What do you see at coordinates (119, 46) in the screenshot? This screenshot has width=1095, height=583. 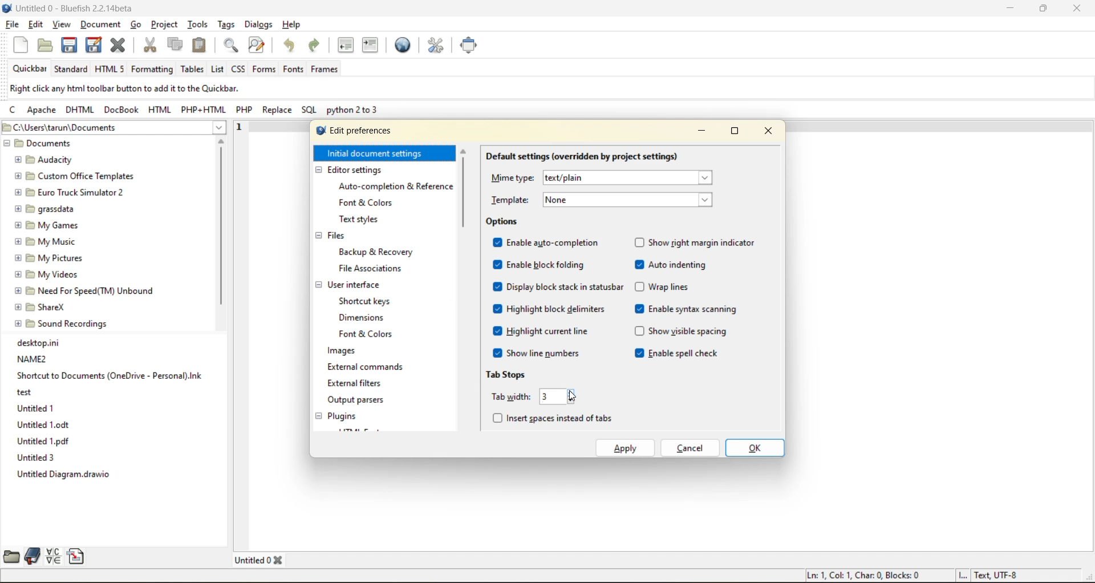 I see `close file` at bounding box center [119, 46].